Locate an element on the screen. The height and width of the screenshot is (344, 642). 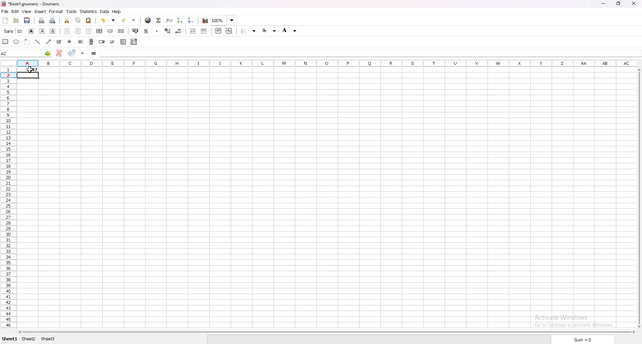
border is located at coordinates (249, 31).